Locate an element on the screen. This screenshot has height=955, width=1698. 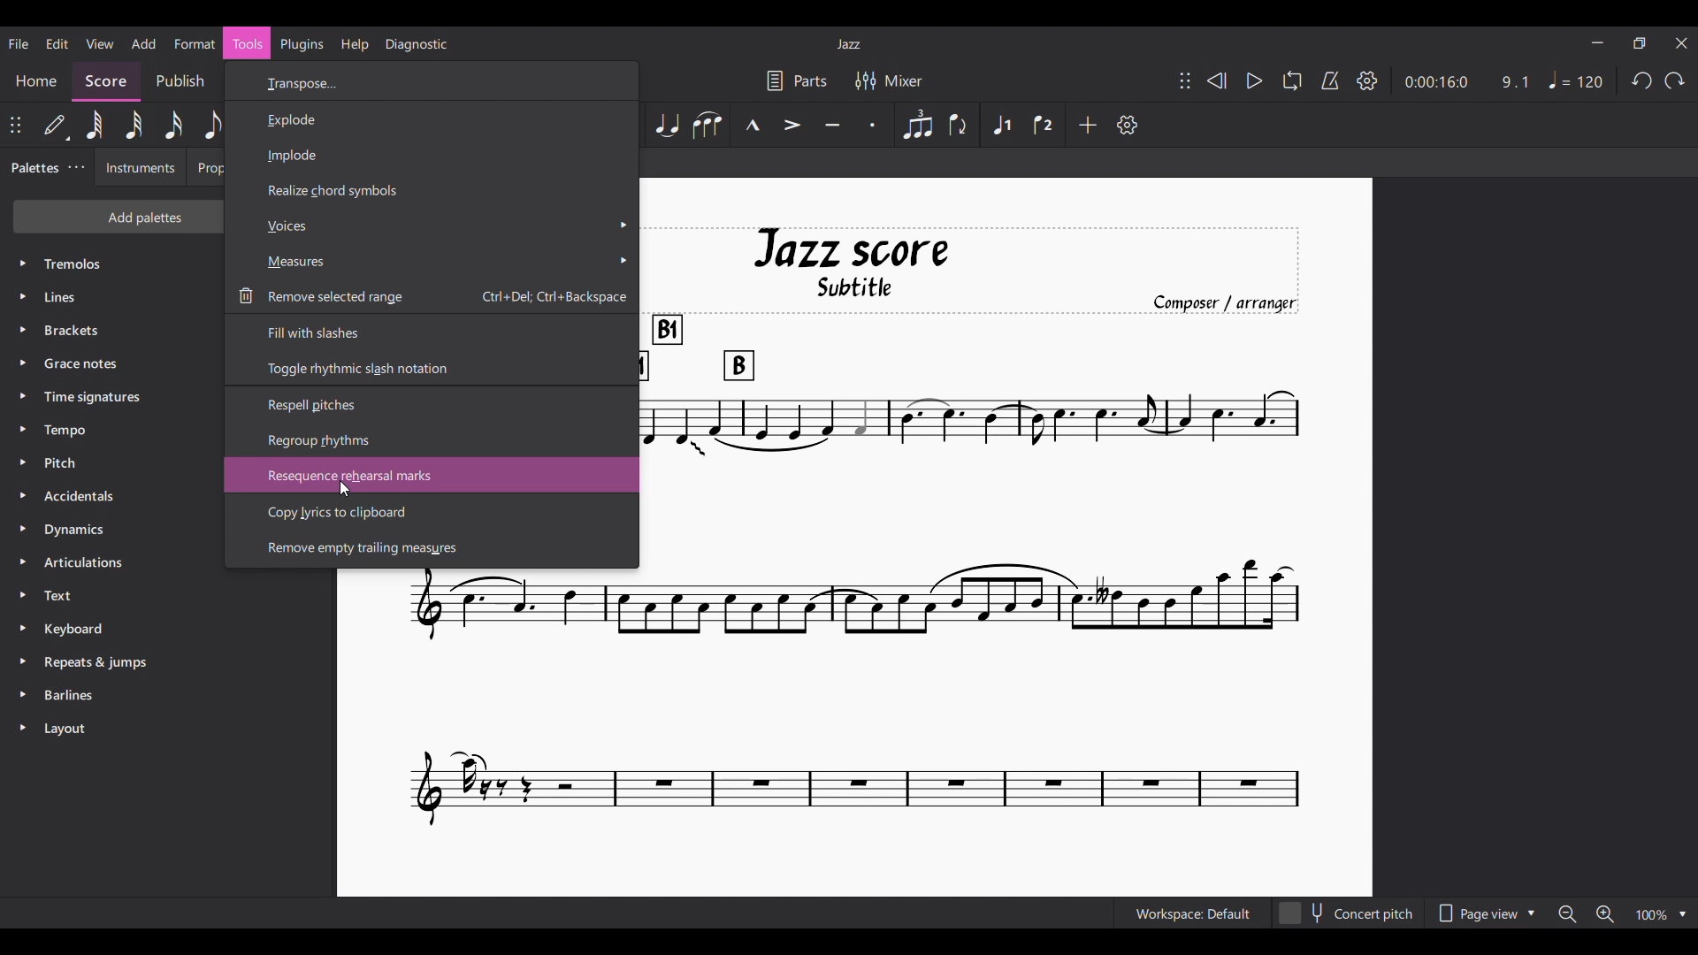
Loop playback is located at coordinates (1292, 80).